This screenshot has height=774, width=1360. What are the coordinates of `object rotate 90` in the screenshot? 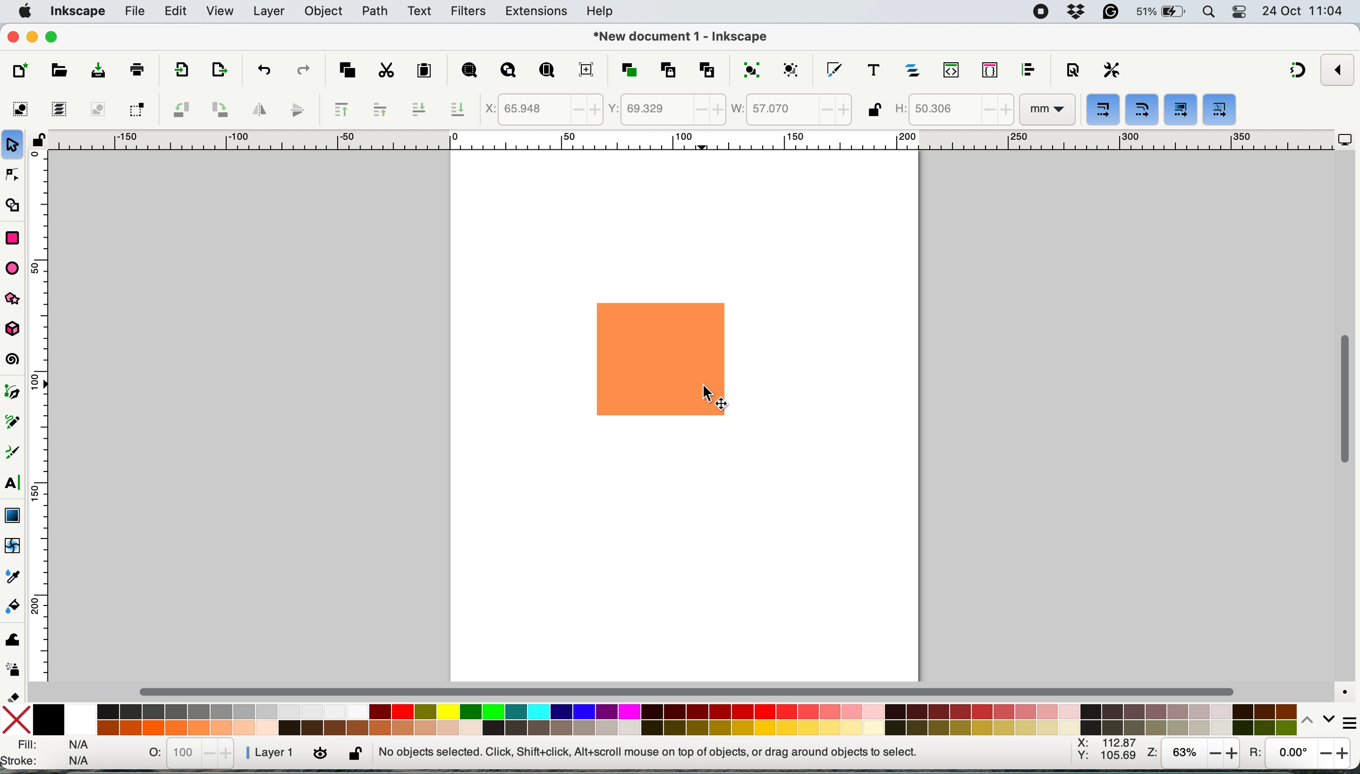 It's located at (219, 108).